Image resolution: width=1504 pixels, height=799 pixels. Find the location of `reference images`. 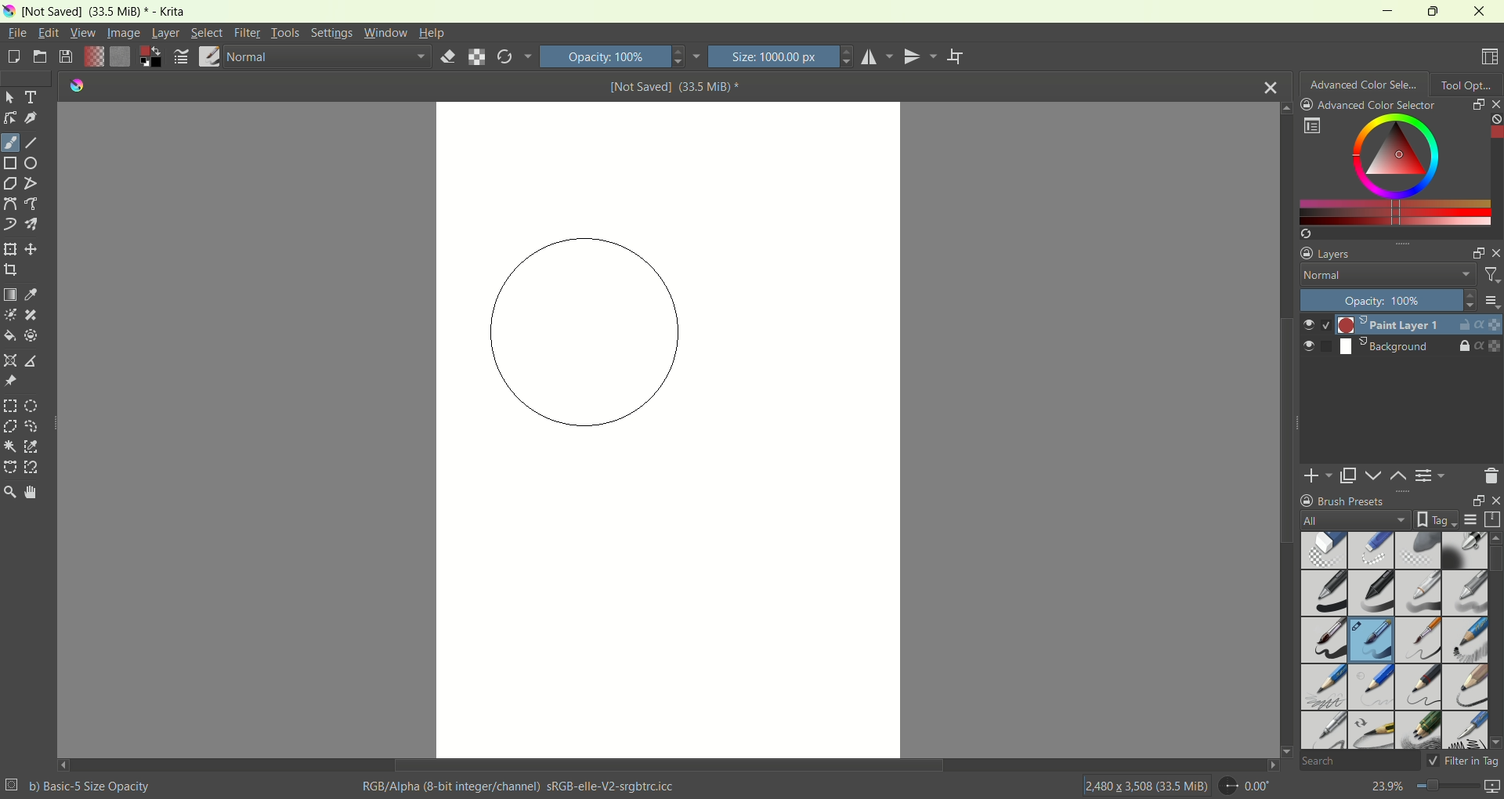

reference images is located at coordinates (9, 381).